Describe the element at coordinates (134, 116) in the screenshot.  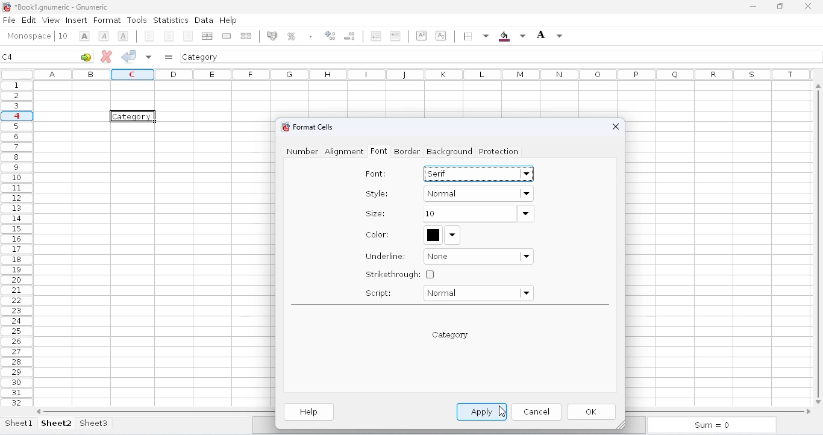
I see `Category` at that location.